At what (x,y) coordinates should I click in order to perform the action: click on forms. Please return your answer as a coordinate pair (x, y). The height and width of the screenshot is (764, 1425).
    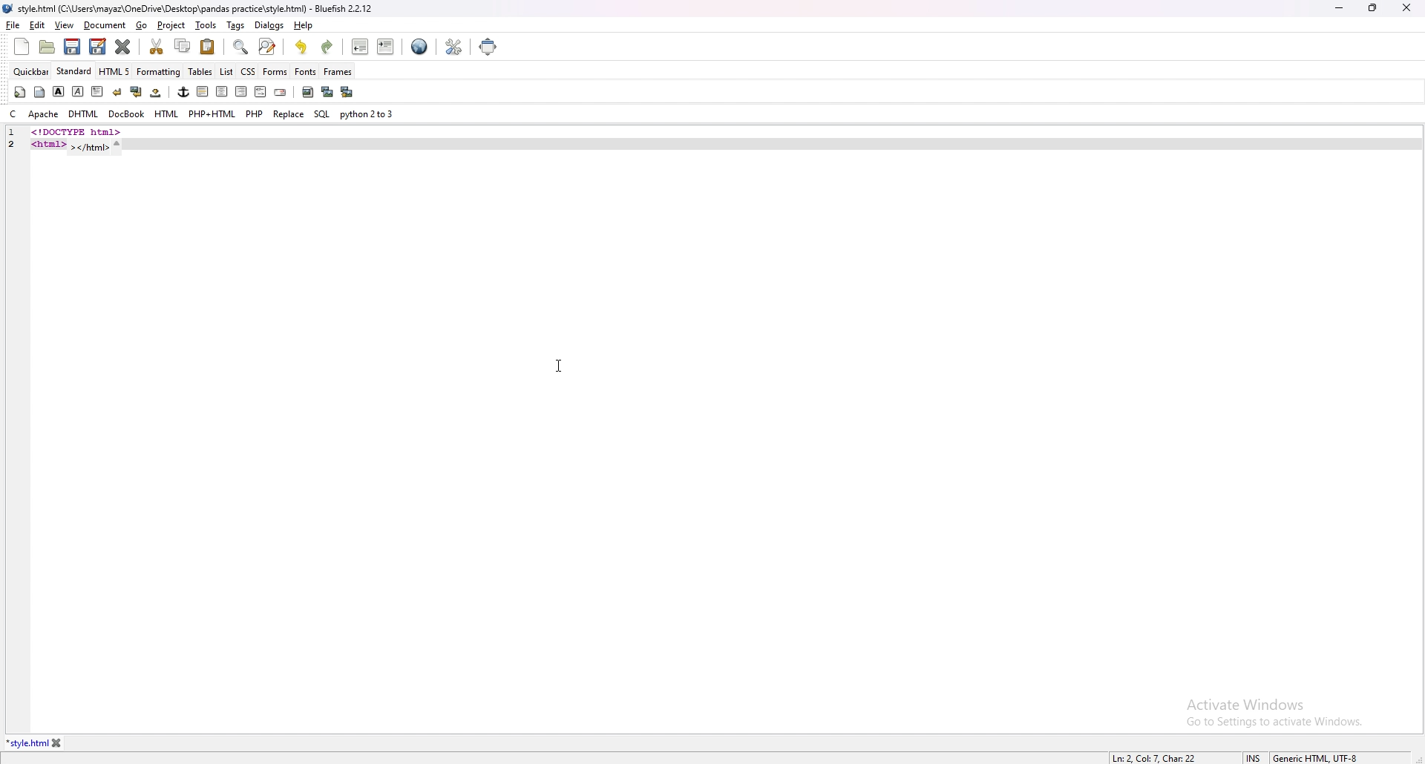
    Looking at the image, I should click on (275, 70).